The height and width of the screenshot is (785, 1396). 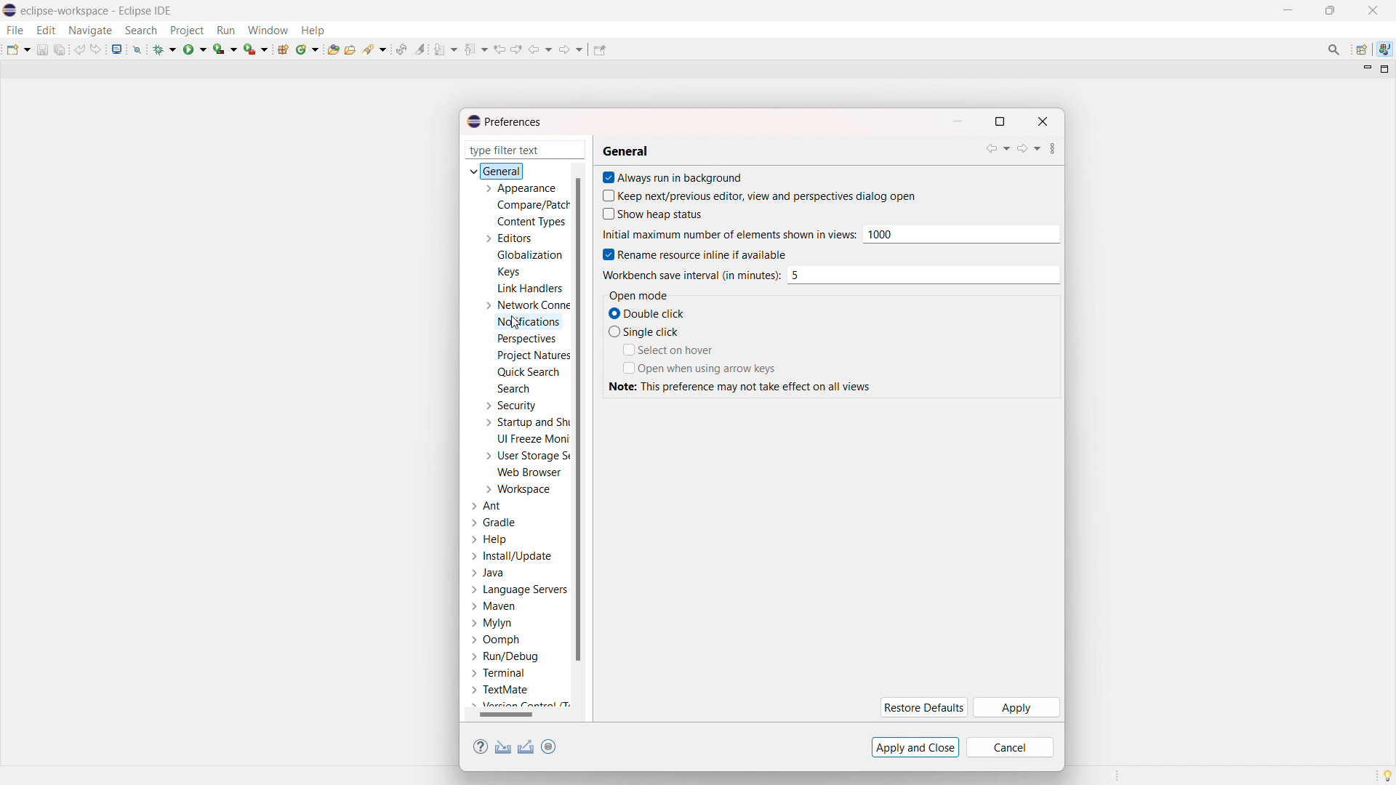 What do you see at coordinates (626, 367) in the screenshot?
I see `Checkbox` at bounding box center [626, 367].